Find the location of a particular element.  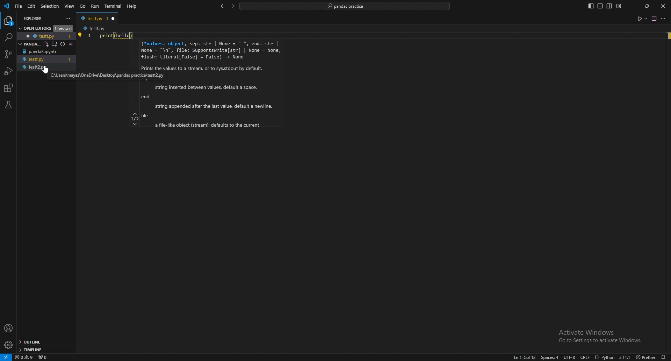

testt2.py is located at coordinates (35, 68).